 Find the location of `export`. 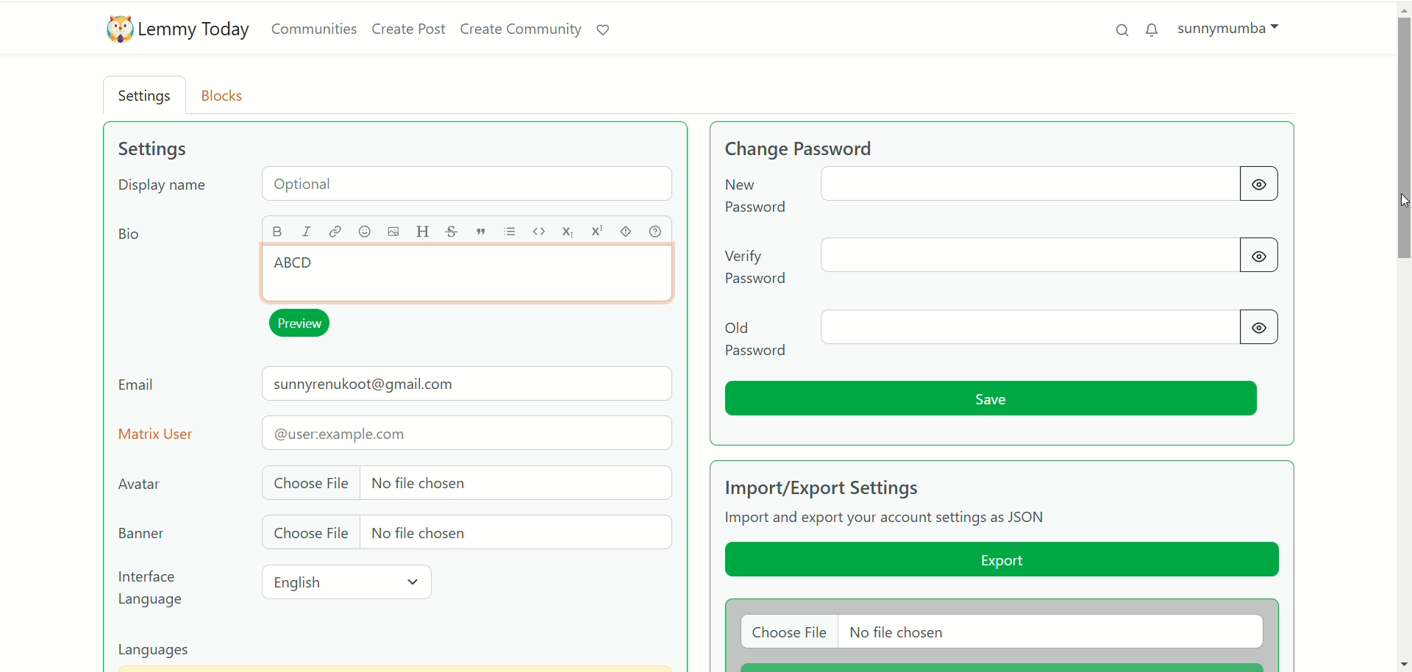

export is located at coordinates (1000, 562).